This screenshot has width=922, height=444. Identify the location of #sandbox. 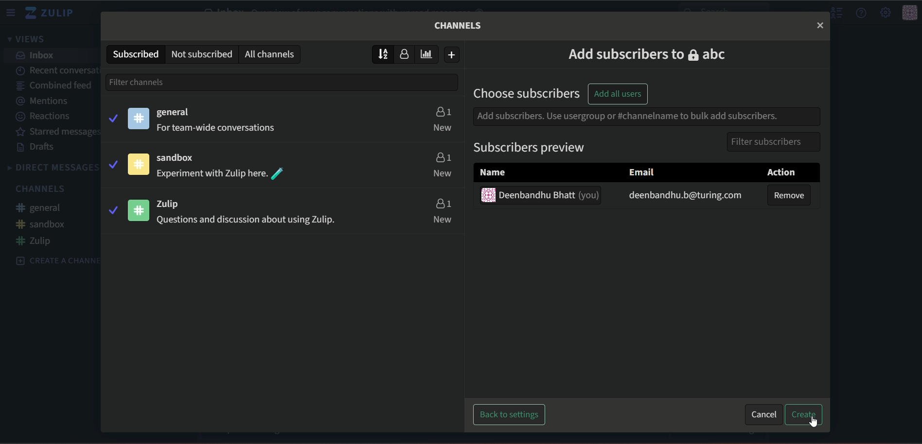
(41, 224).